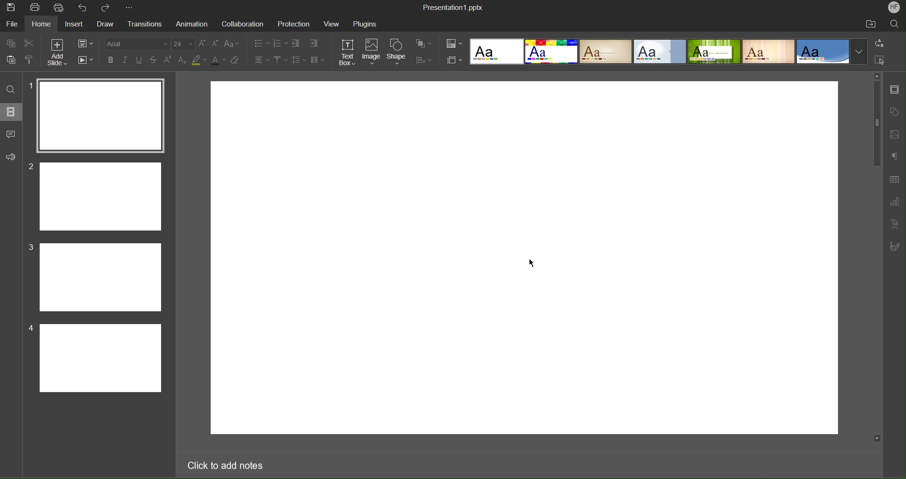 This screenshot has height=479, width=906. What do you see at coordinates (670, 51) in the screenshot?
I see `Templates` at bounding box center [670, 51].